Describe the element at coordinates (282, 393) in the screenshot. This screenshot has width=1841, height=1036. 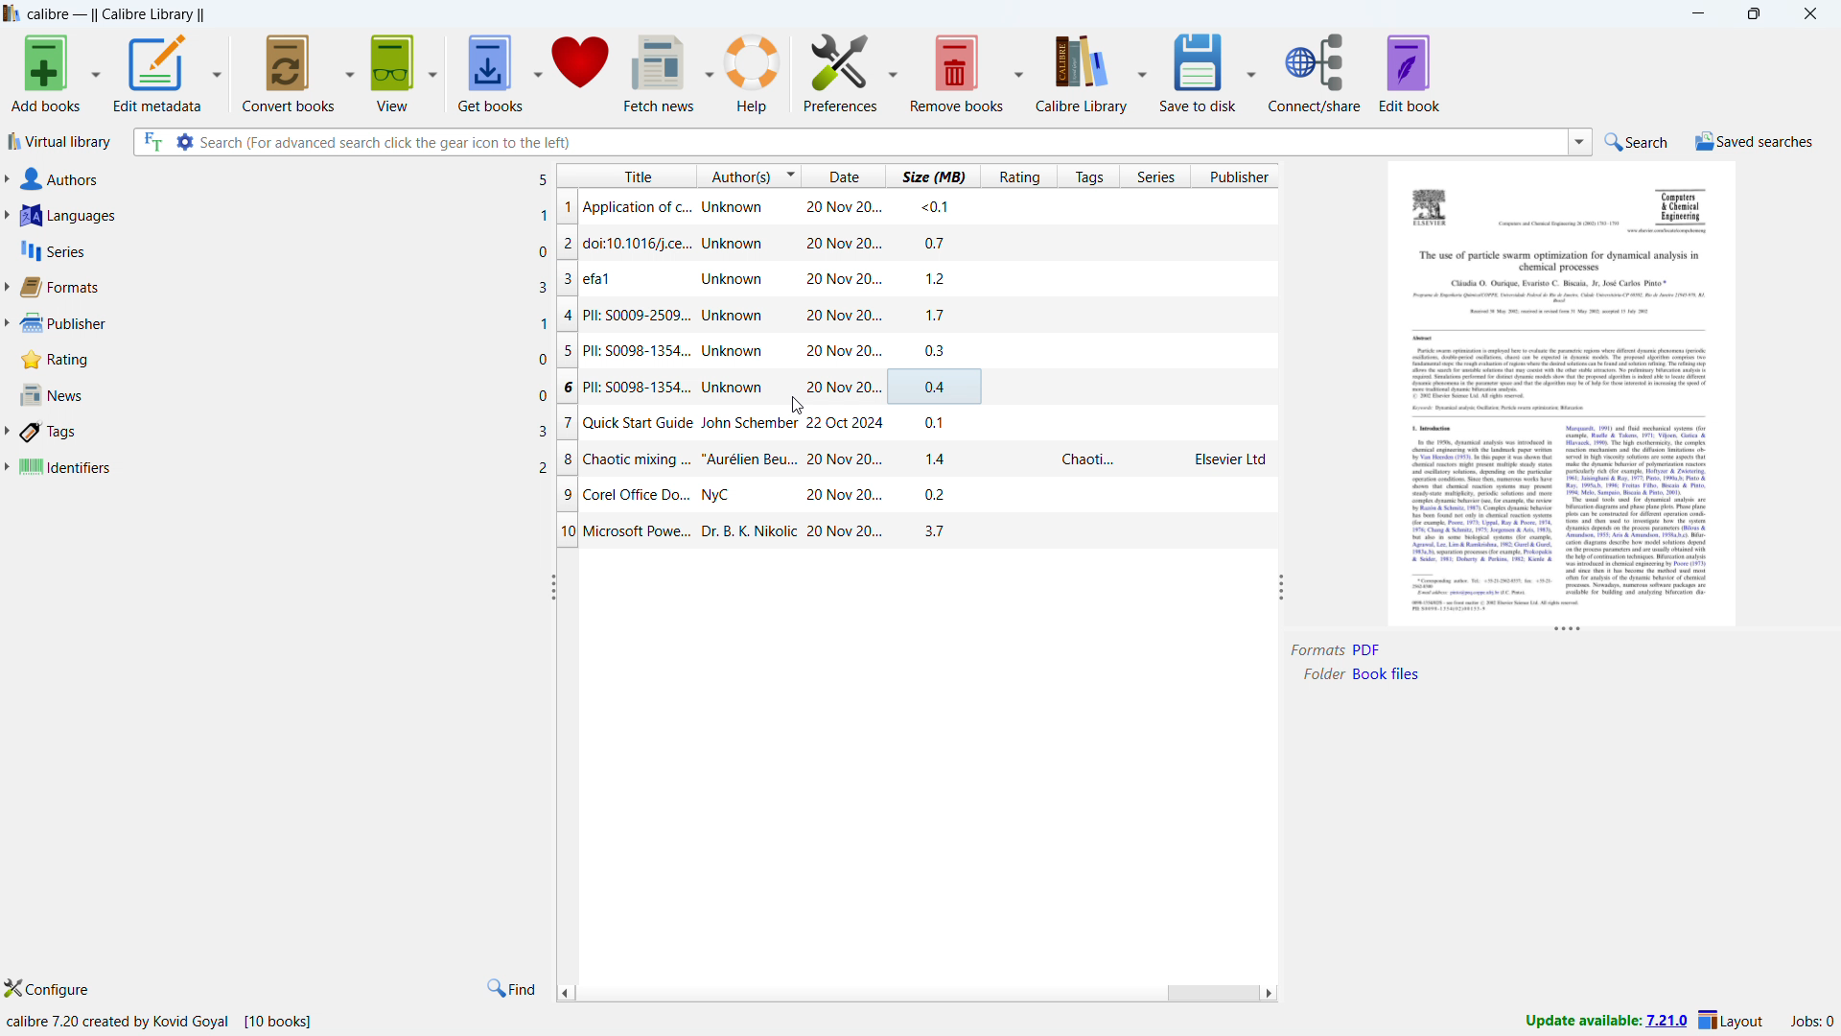
I see `news` at that location.